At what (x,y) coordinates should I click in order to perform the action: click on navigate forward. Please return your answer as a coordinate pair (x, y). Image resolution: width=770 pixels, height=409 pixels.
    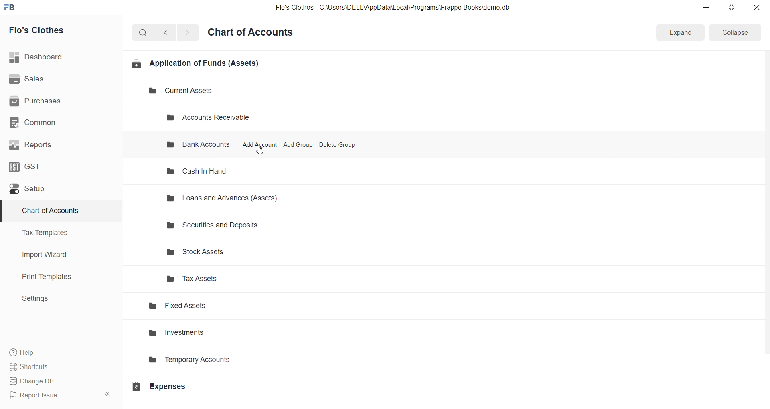
    Looking at the image, I should click on (187, 32).